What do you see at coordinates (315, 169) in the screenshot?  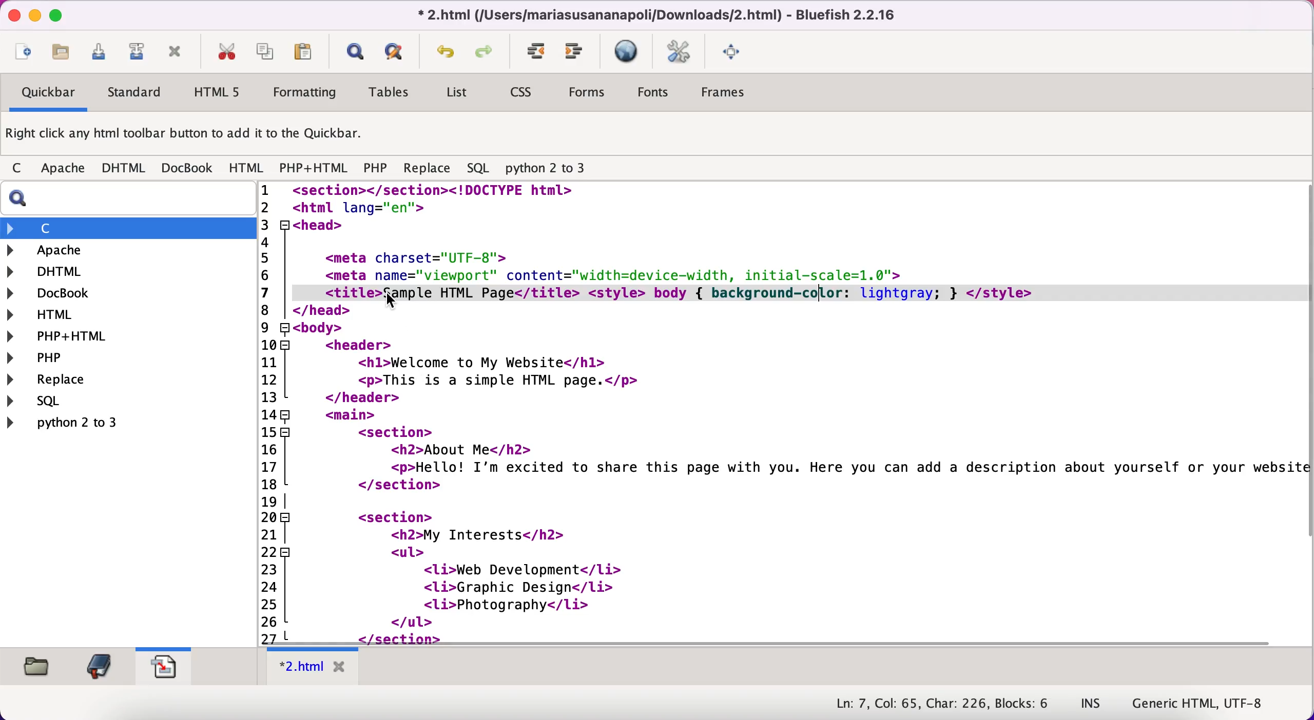 I see `php+html` at bounding box center [315, 169].